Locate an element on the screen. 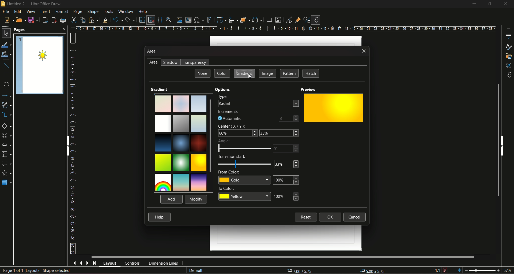 Image resolution: width=514 pixels, height=274 pixels. image is located at coordinates (268, 73).